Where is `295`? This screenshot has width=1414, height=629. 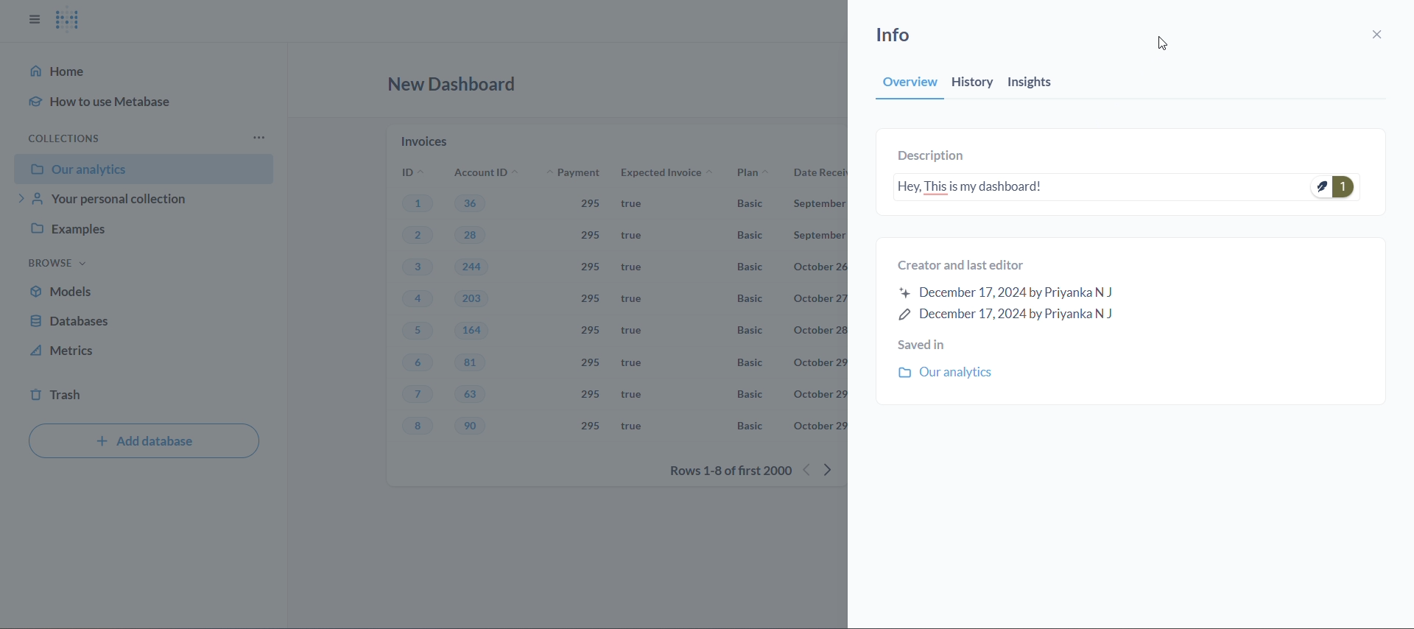
295 is located at coordinates (591, 426).